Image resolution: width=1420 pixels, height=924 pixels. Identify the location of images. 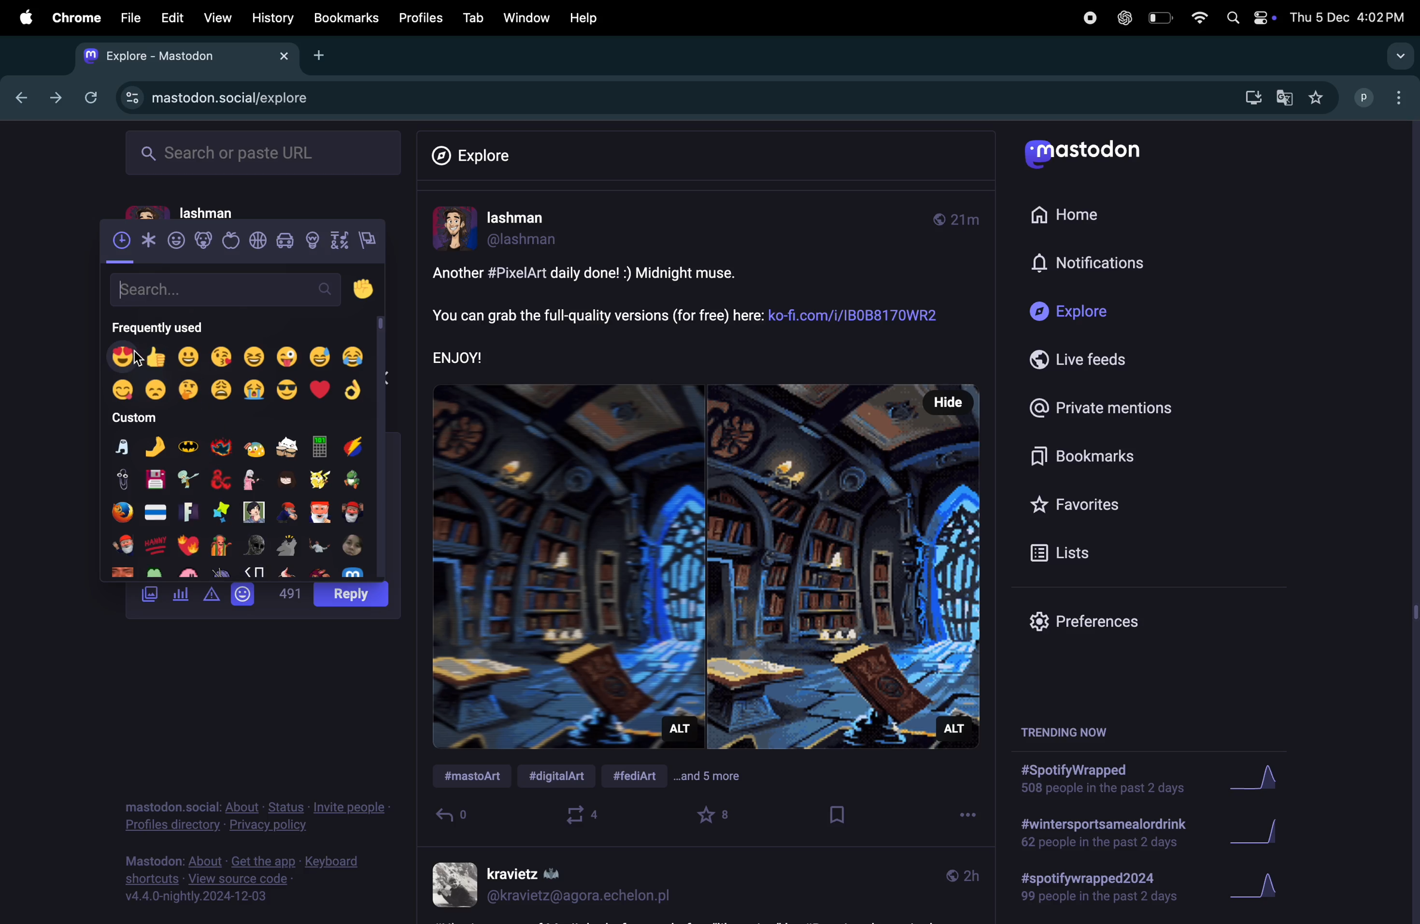
(146, 598).